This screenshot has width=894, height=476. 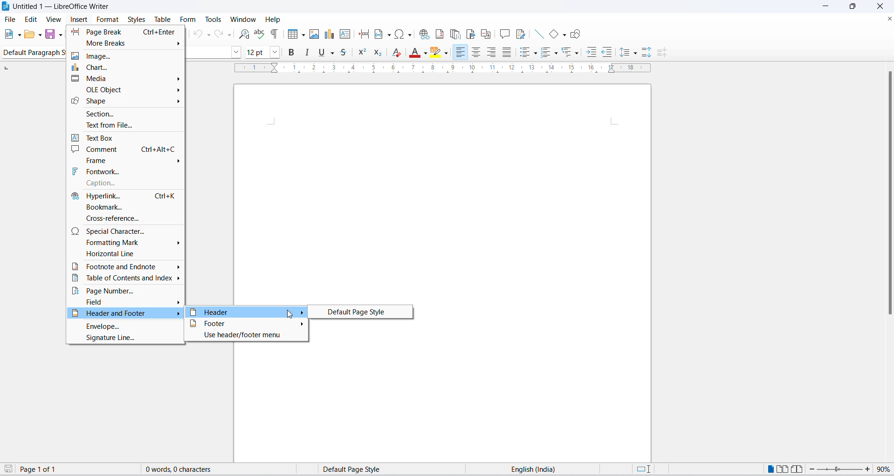 What do you see at coordinates (54, 19) in the screenshot?
I see `view` at bounding box center [54, 19].